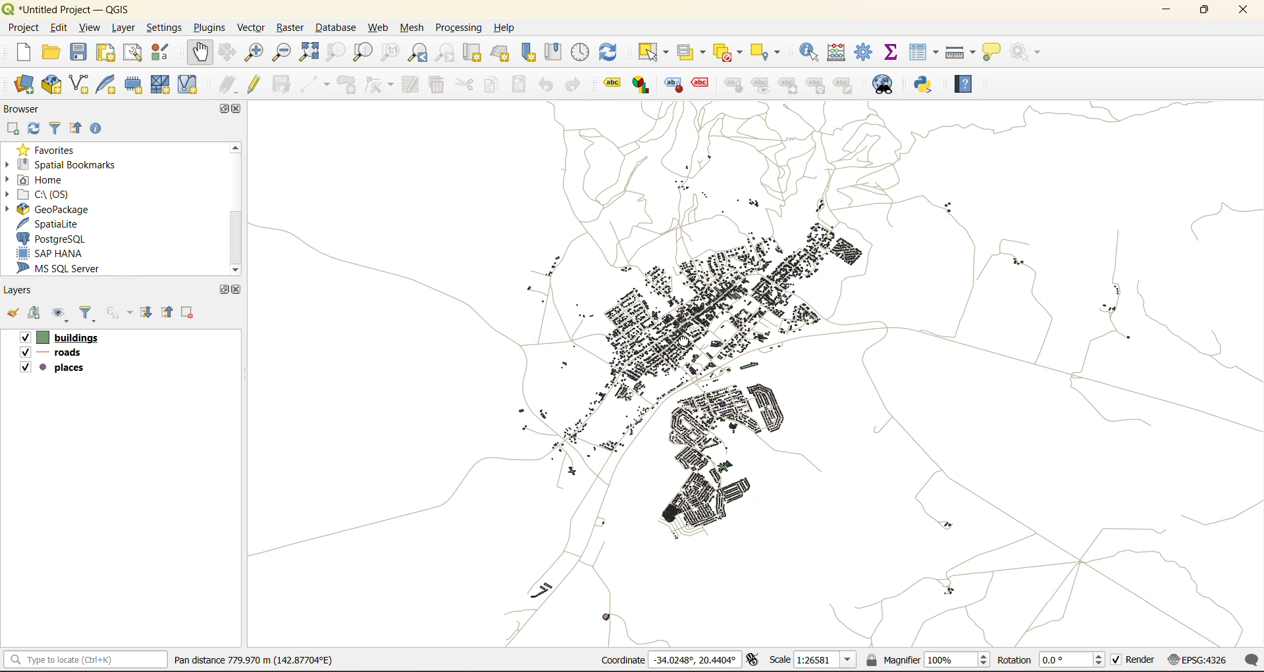 This screenshot has width=1264, height=672. I want to click on close, so click(1245, 12).